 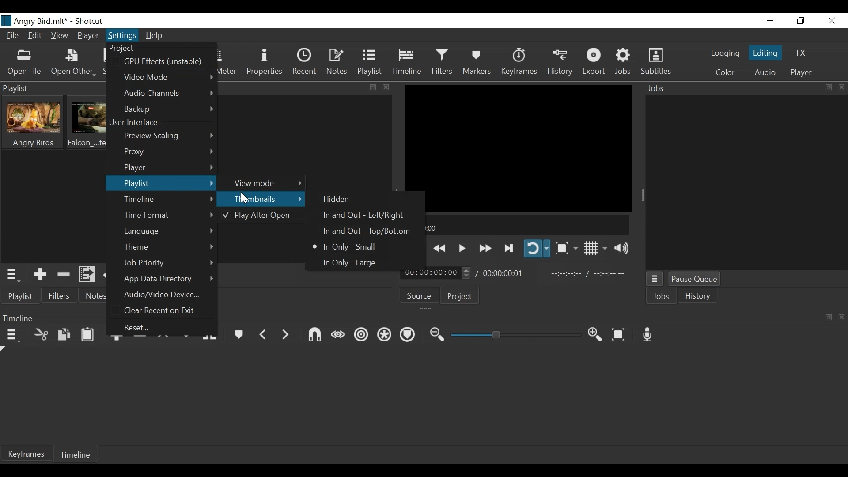 I want to click on Keyframe, so click(x=519, y=63).